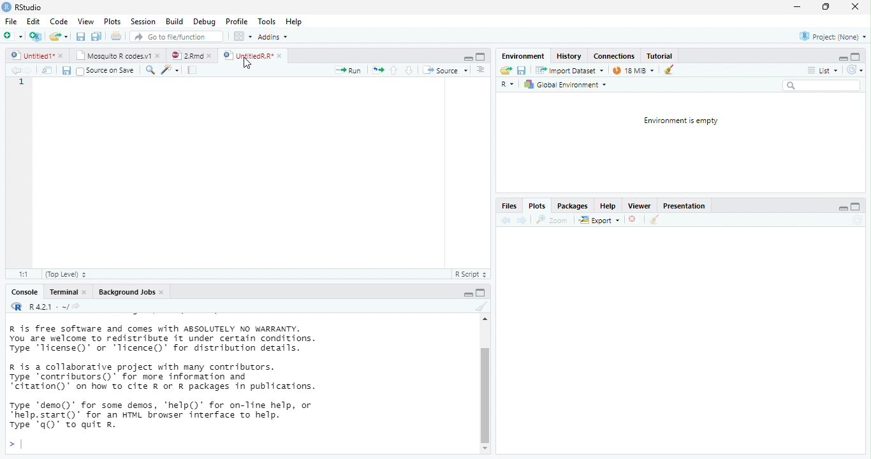  Describe the element at coordinates (854, 207) in the screenshot. I see `maximize` at that location.